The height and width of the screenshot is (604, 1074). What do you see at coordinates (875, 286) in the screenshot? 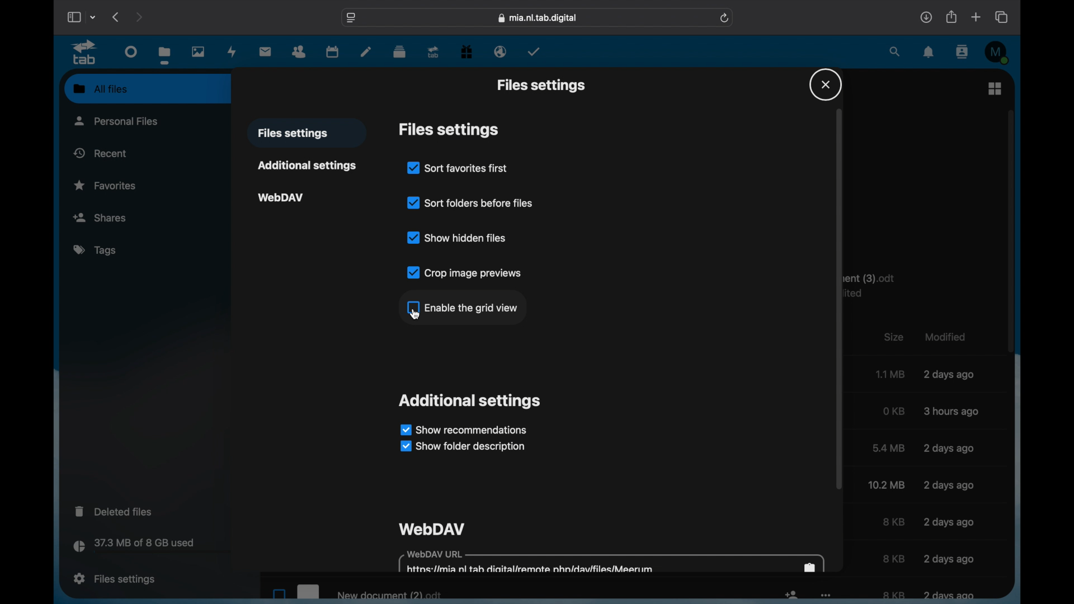
I see `text` at bounding box center [875, 286].